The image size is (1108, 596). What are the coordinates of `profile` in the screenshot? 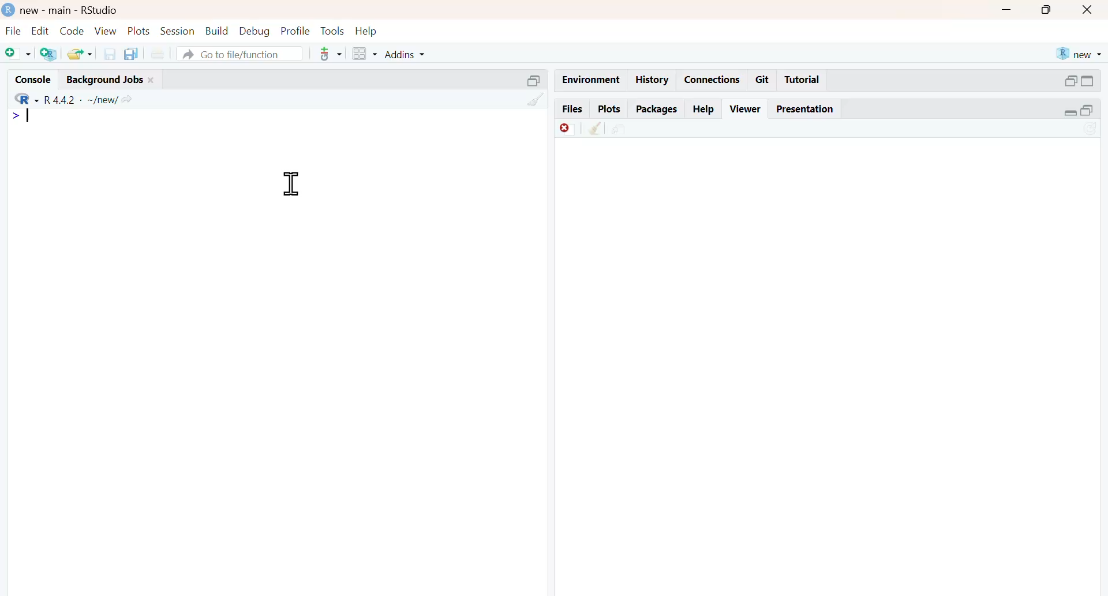 It's located at (296, 32).